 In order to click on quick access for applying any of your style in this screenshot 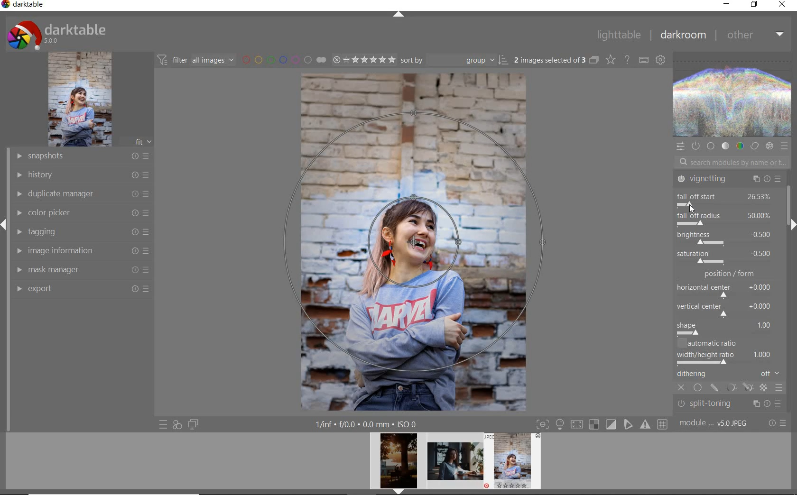, I will do `click(176, 424)`.